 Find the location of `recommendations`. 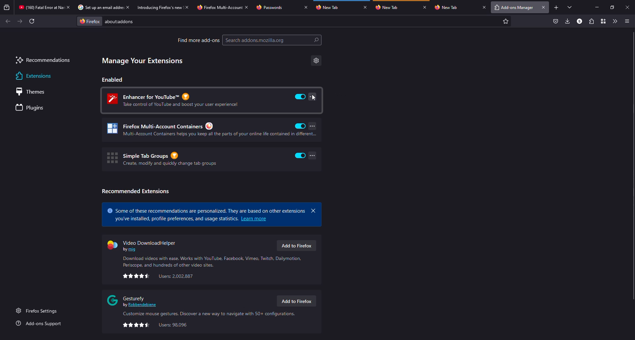

recommendations is located at coordinates (43, 61).